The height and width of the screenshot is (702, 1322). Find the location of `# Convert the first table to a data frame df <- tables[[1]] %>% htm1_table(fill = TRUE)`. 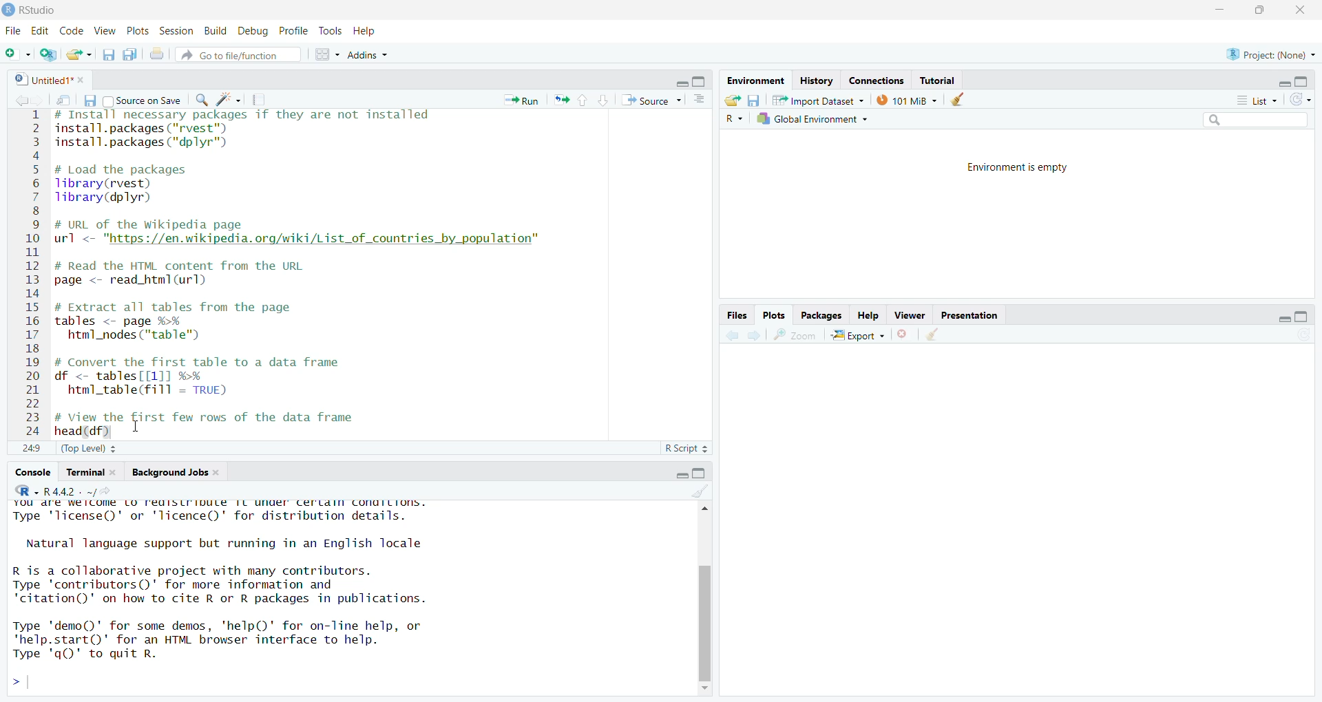

# Convert the first table to a data frame df <- tables[[1]] %>% htm1_table(fill = TRUE) is located at coordinates (218, 379).